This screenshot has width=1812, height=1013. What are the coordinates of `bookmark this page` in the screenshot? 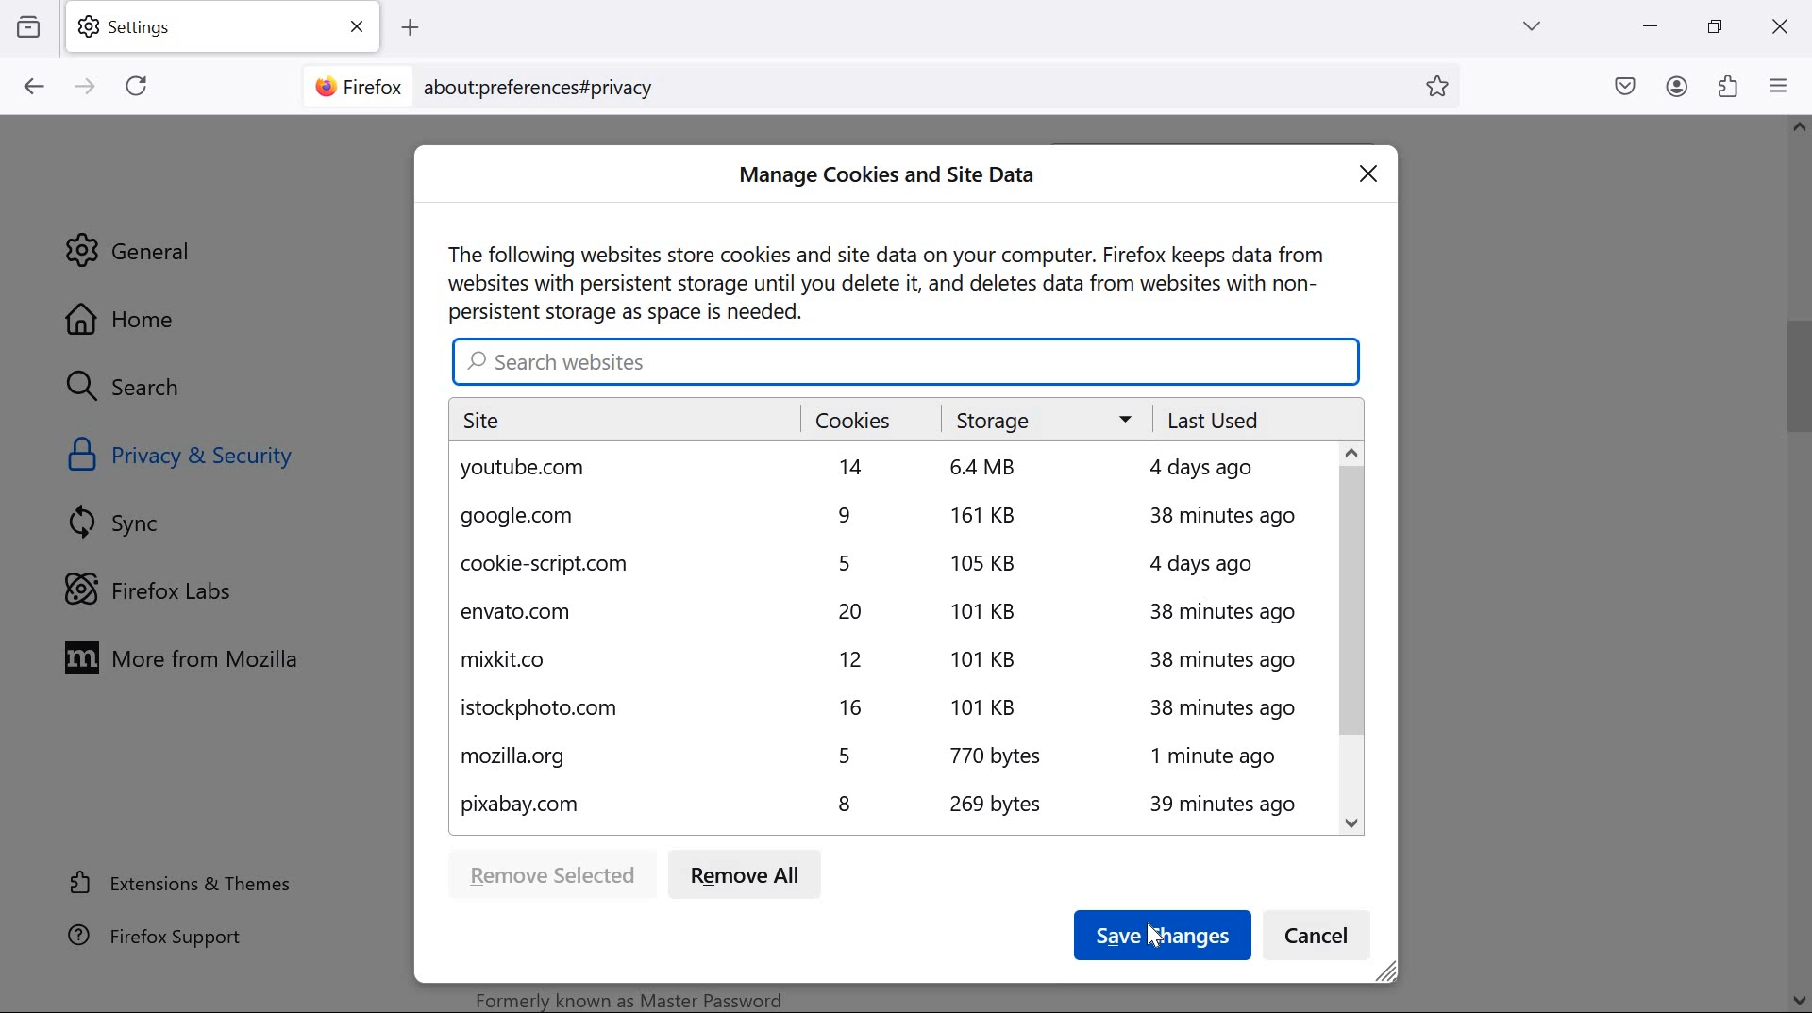 It's located at (1444, 87).